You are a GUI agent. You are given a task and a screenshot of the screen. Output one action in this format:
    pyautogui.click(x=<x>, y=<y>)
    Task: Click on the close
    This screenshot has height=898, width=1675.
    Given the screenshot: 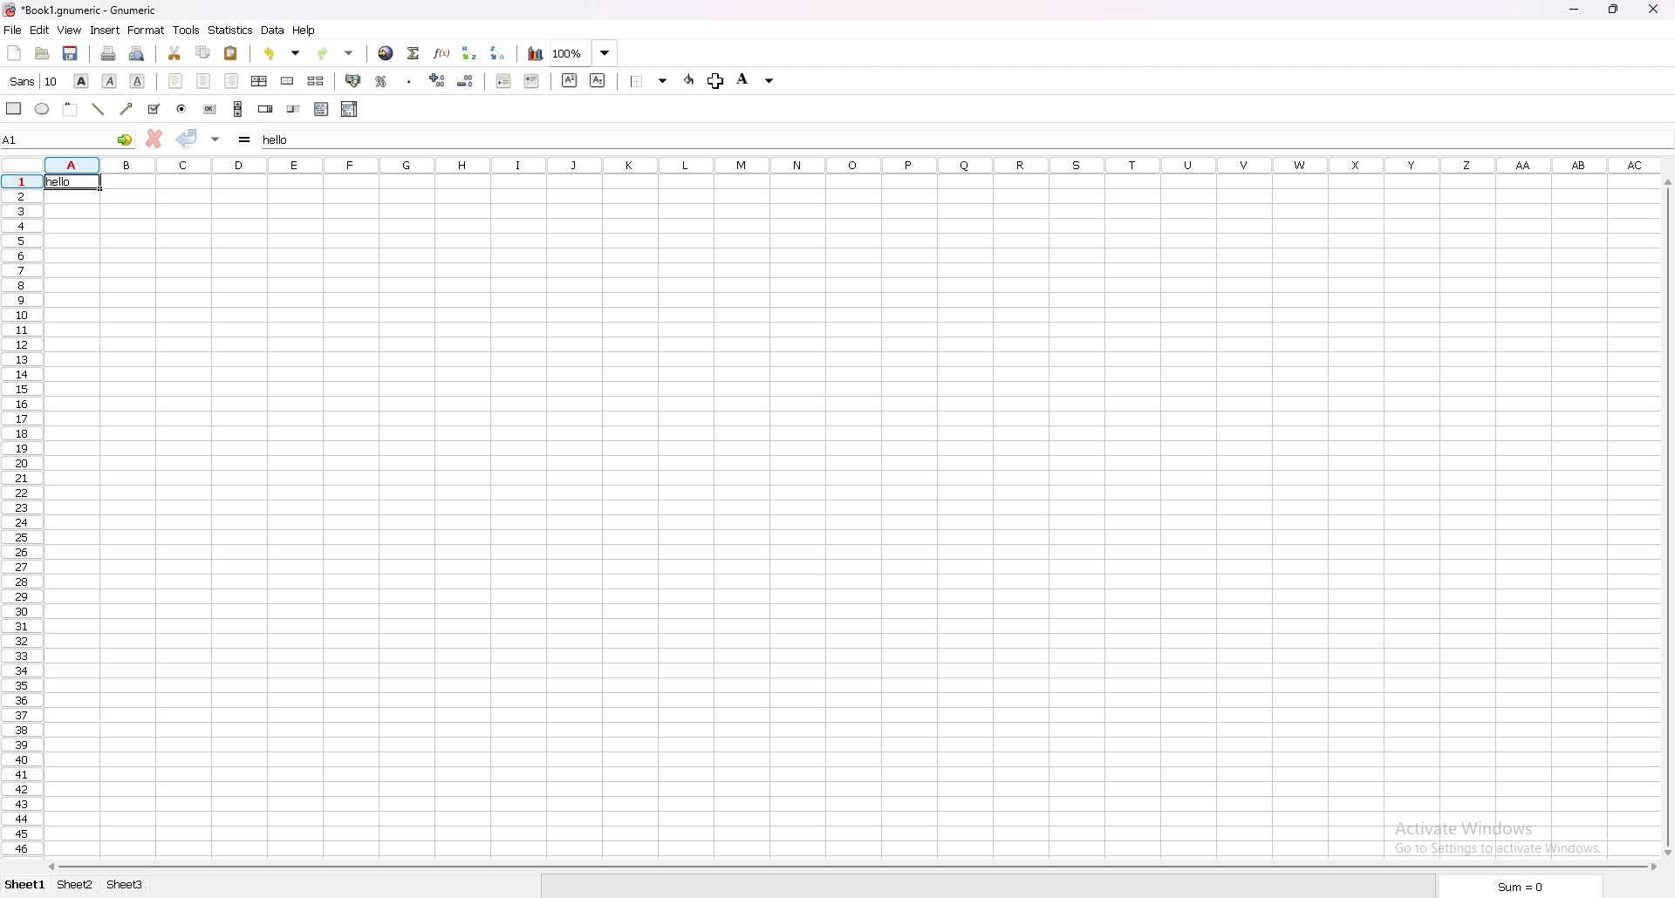 What is the action you would take?
    pyautogui.click(x=1653, y=10)
    